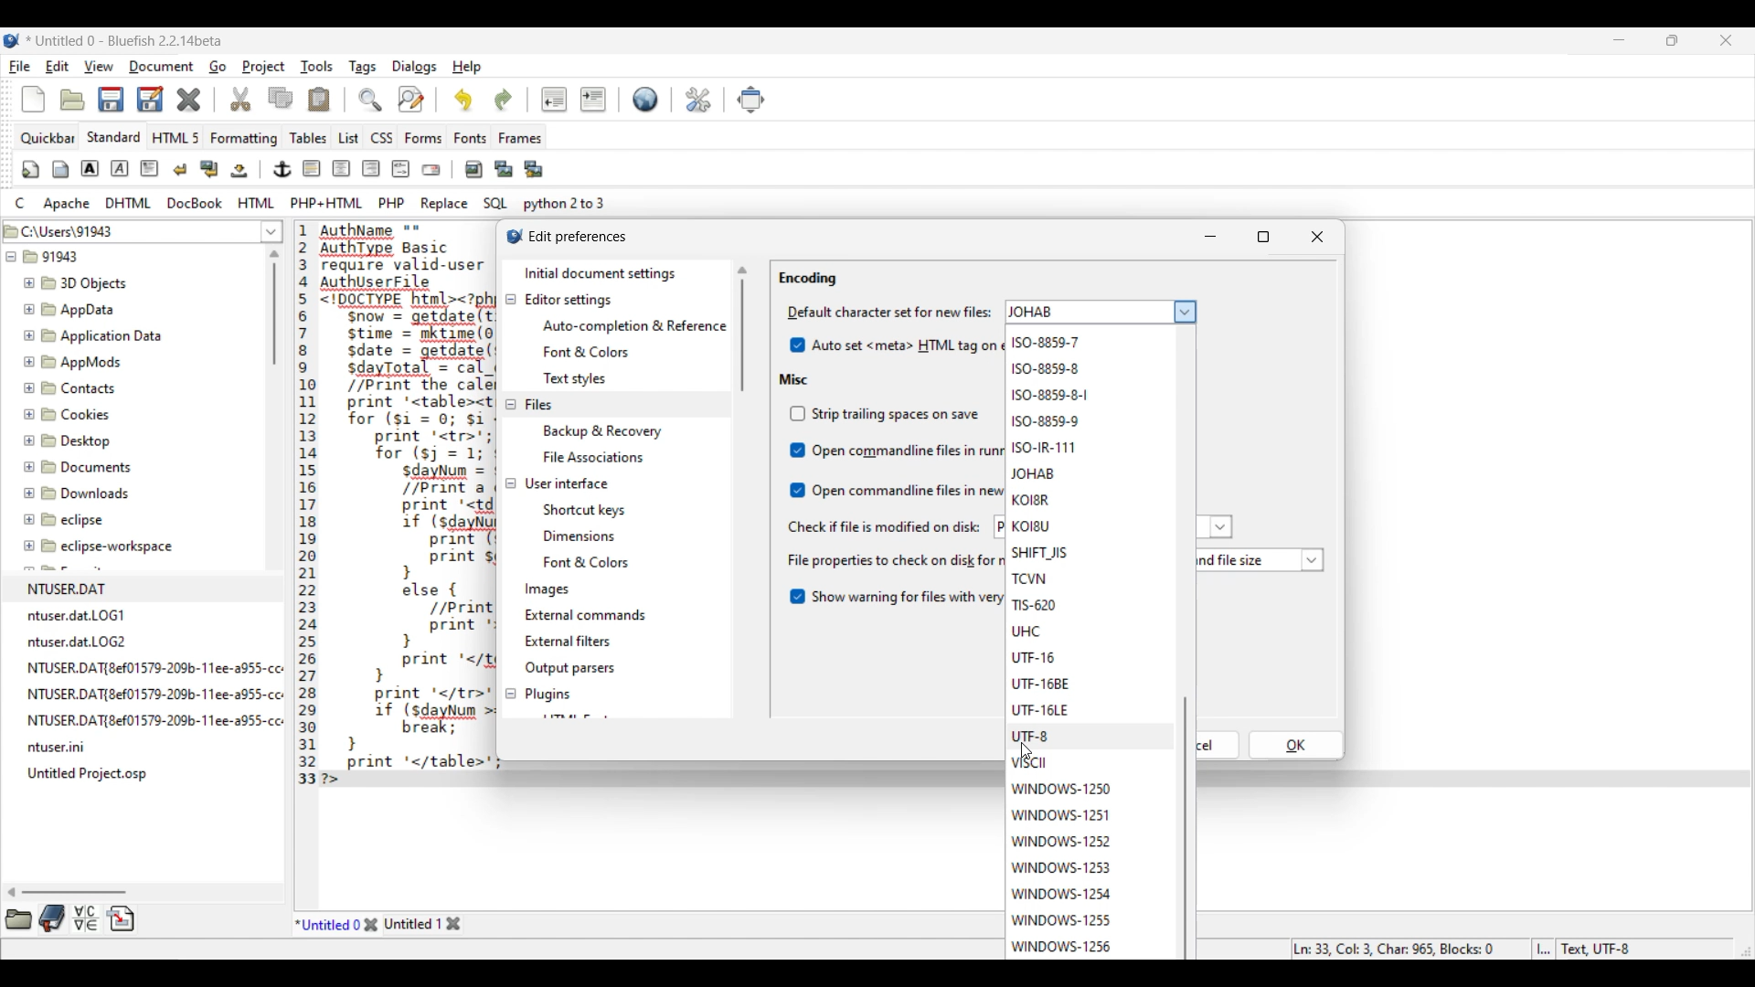 The image size is (1755, 987). What do you see at coordinates (175, 137) in the screenshot?
I see `HTML 5` at bounding box center [175, 137].